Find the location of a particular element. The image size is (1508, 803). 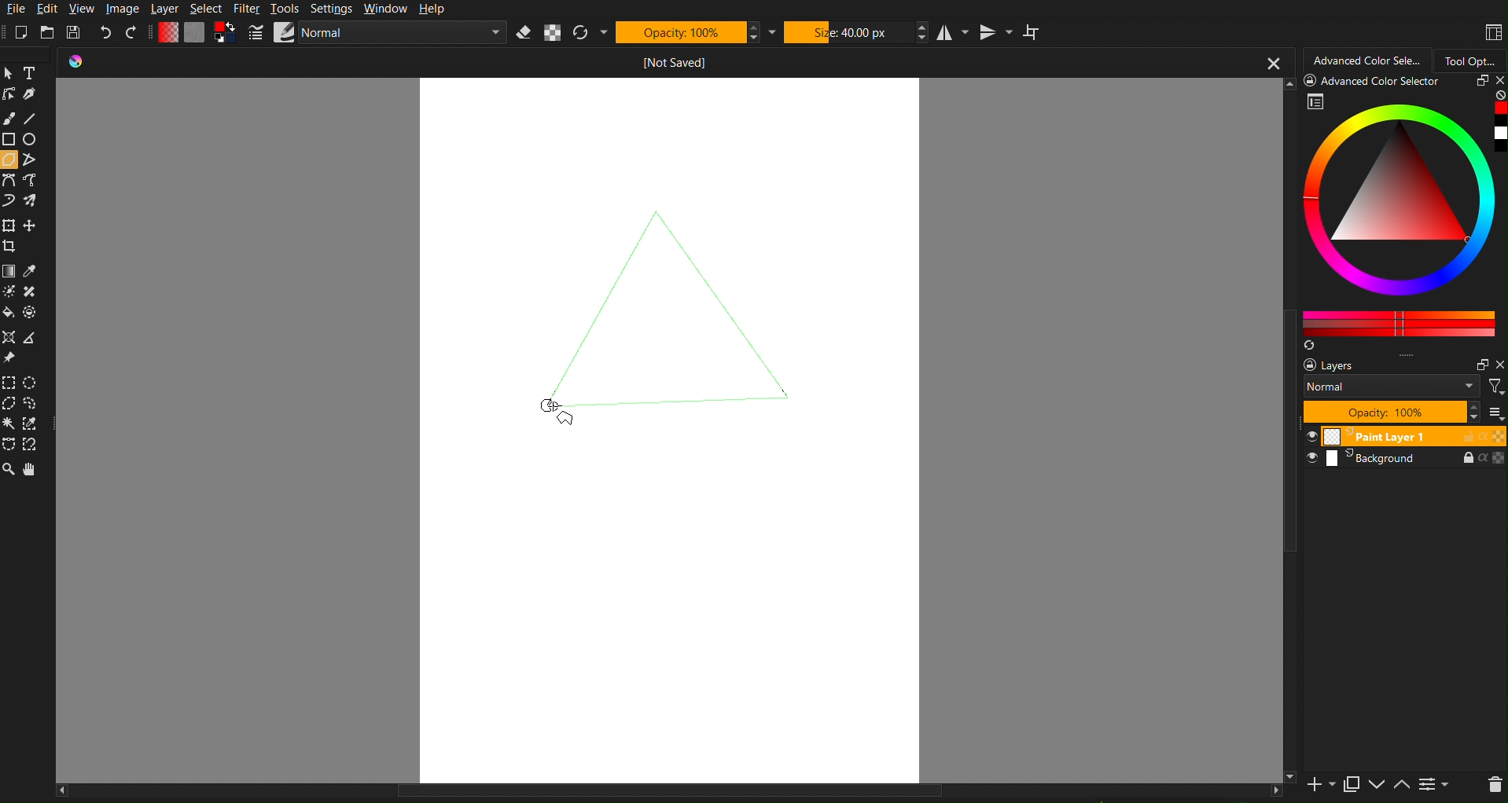

duplicate layer or mask is located at coordinates (1350, 784).